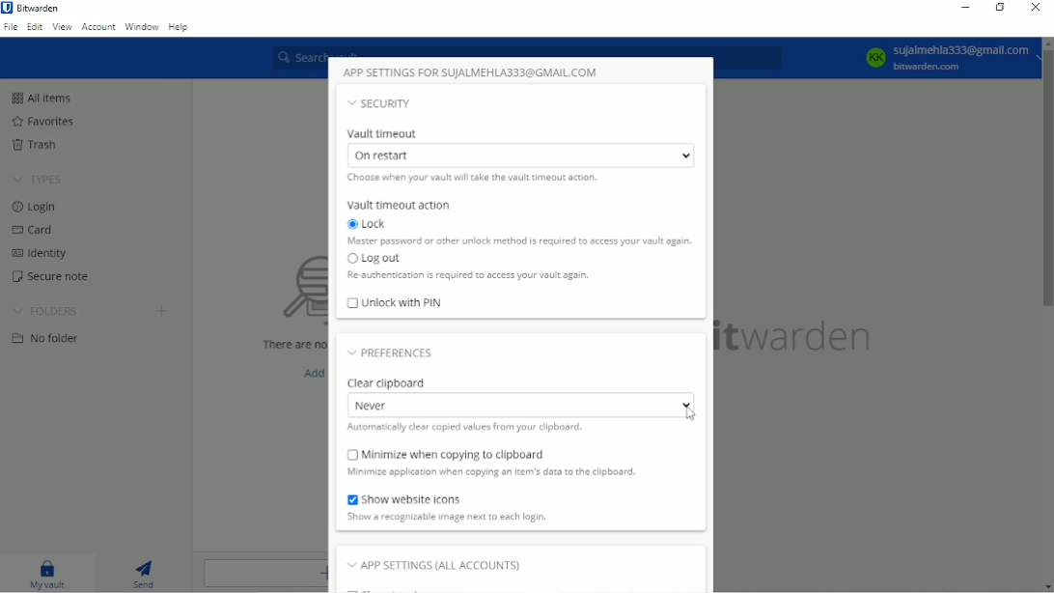 The image size is (1054, 593). Describe the element at coordinates (371, 224) in the screenshot. I see `Lock` at that location.